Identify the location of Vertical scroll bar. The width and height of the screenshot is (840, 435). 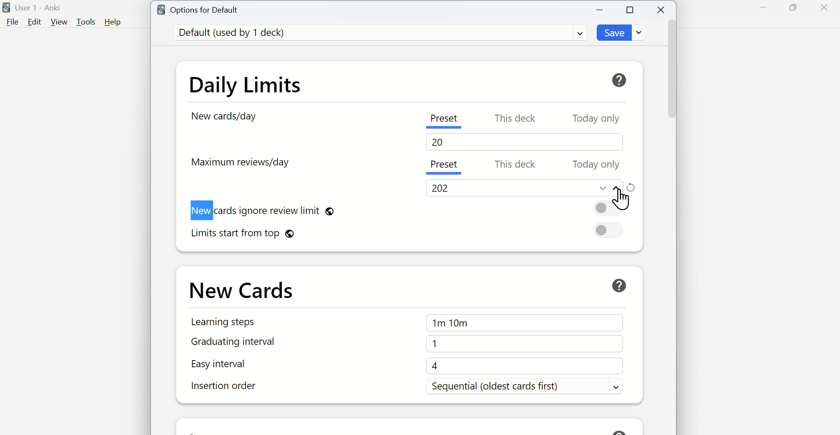
(671, 226).